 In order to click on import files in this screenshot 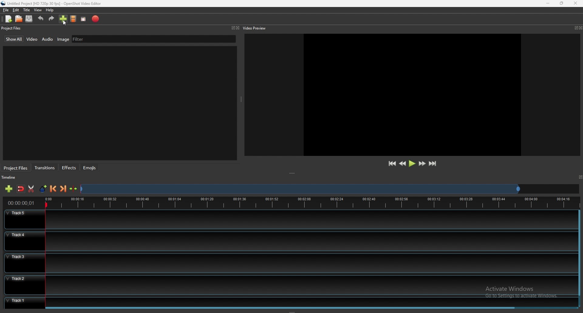, I will do `click(63, 19)`.